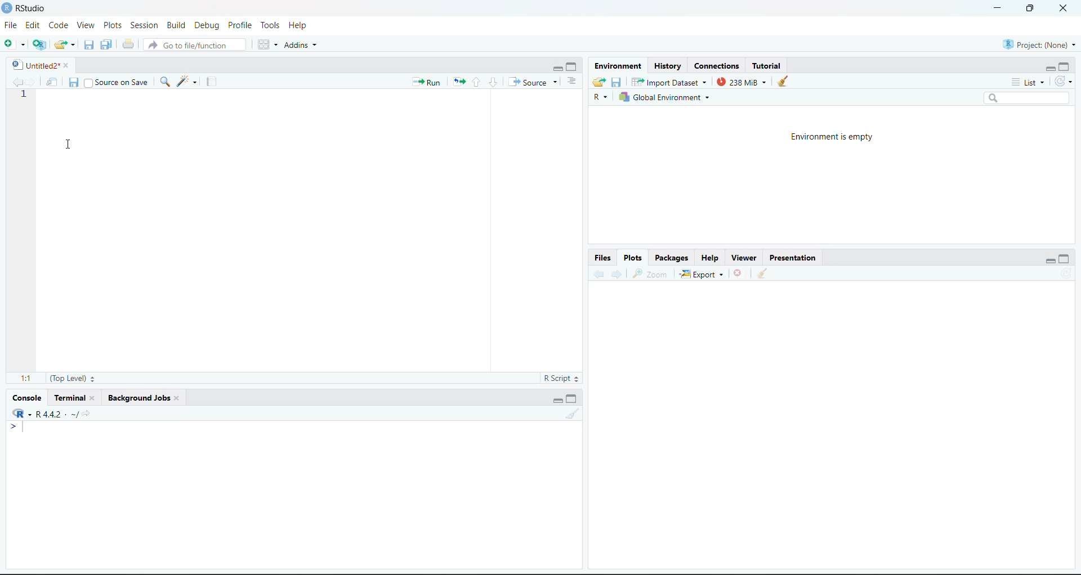 The image size is (1081, 575). What do you see at coordinates (52, 82) in the screenshot?
I see `open in new window` at bounding box center [52, 82].